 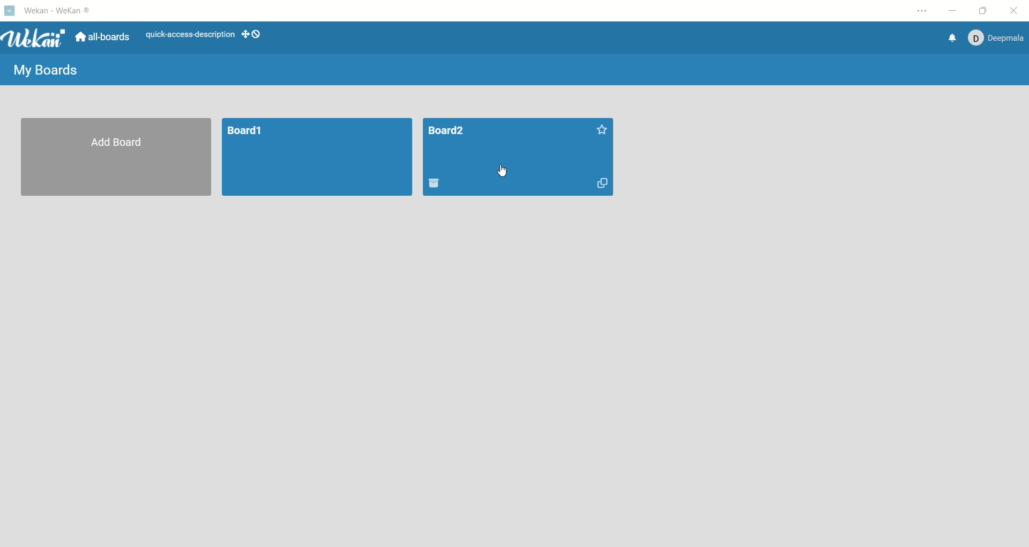 What do you see at coordinates (9, 10) in the screenshot?
I see `logo` at bounding box center [9, 10].